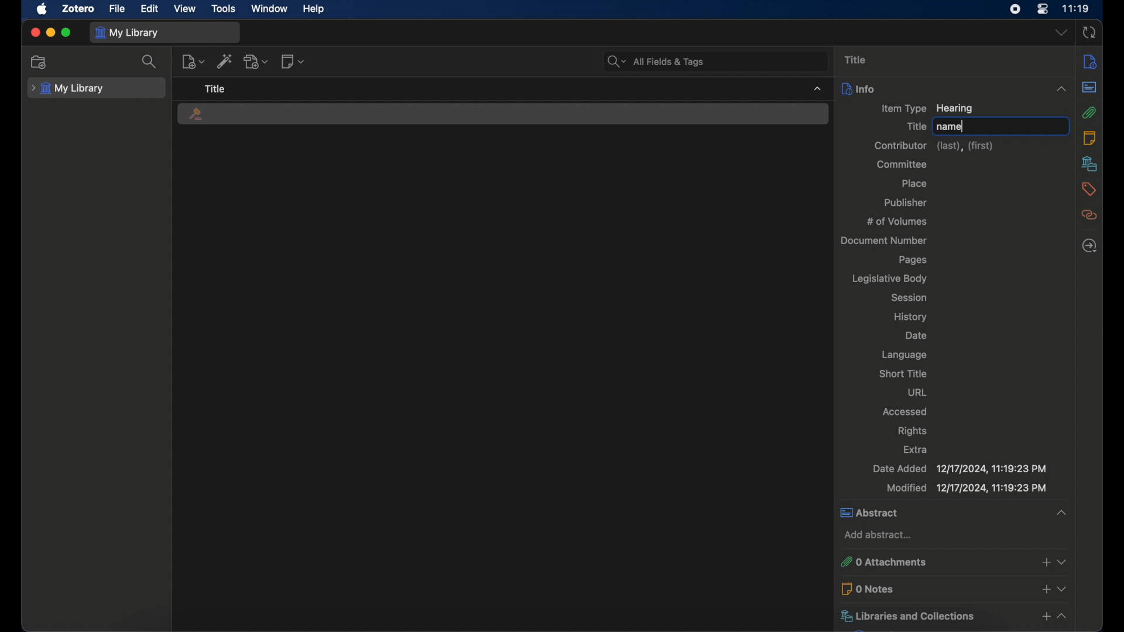 This screenshot has height=632, width=1124. Describe the element at coordinates (313, 9) in the screenshot. I see `help` at that location.